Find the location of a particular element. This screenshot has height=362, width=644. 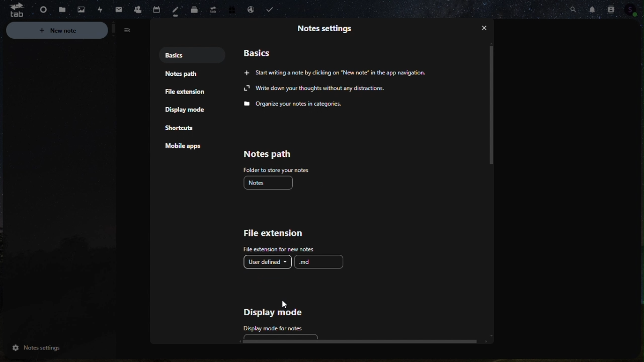

notes path is located at coordinates (180, 75).